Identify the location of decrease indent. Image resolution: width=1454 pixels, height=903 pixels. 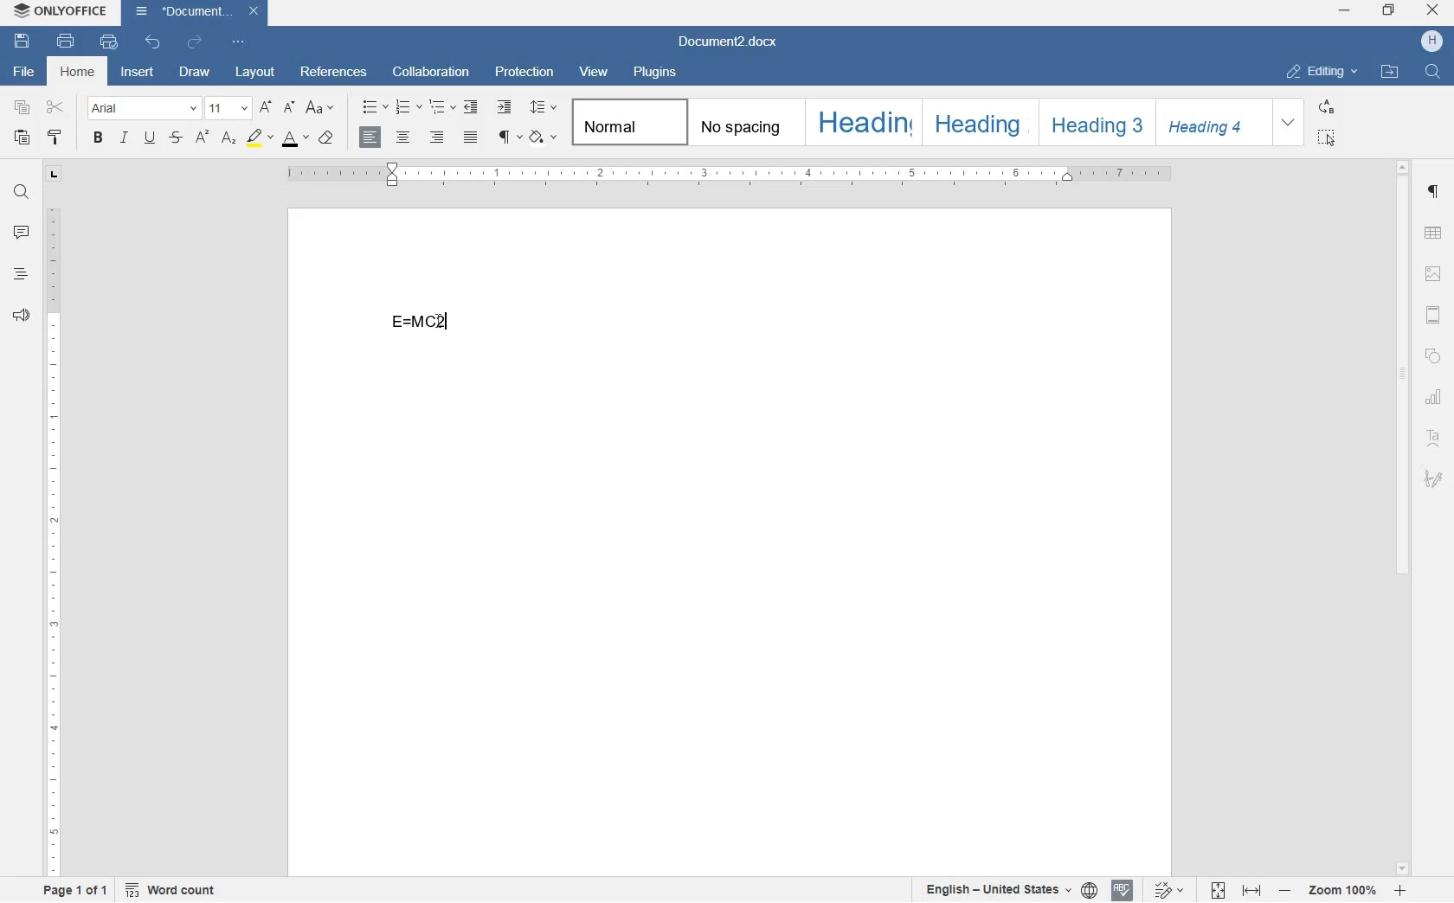
(473, 108).